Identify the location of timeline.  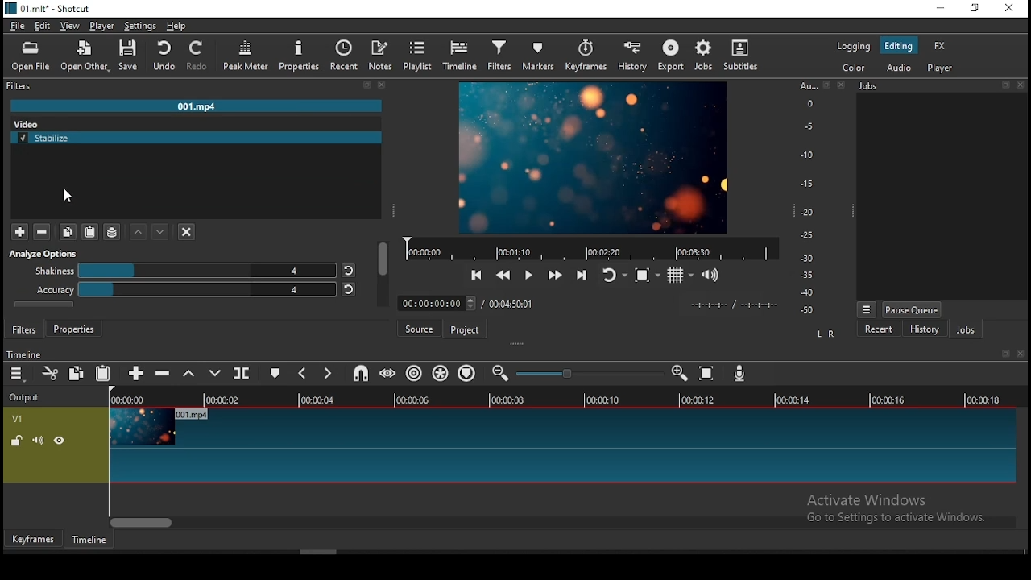
(460, 55).